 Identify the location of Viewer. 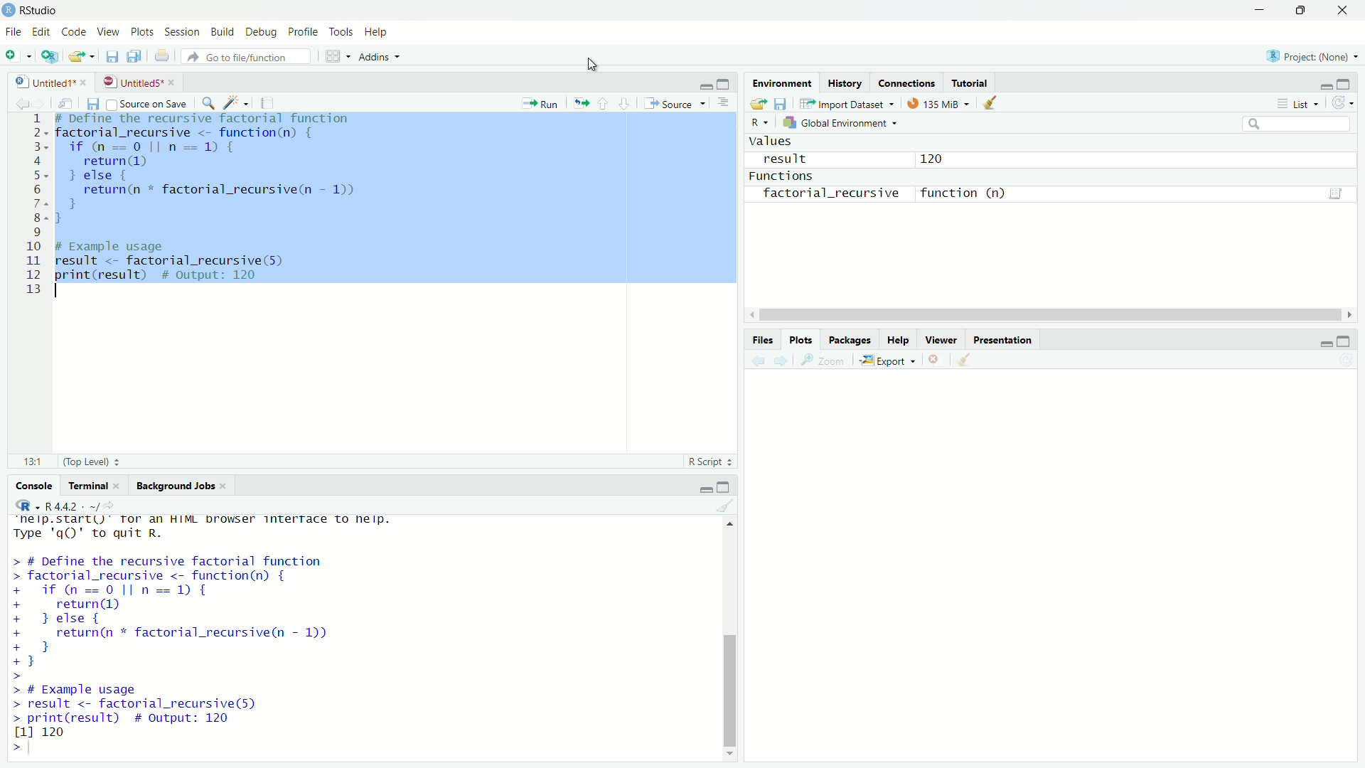
(943, 338).